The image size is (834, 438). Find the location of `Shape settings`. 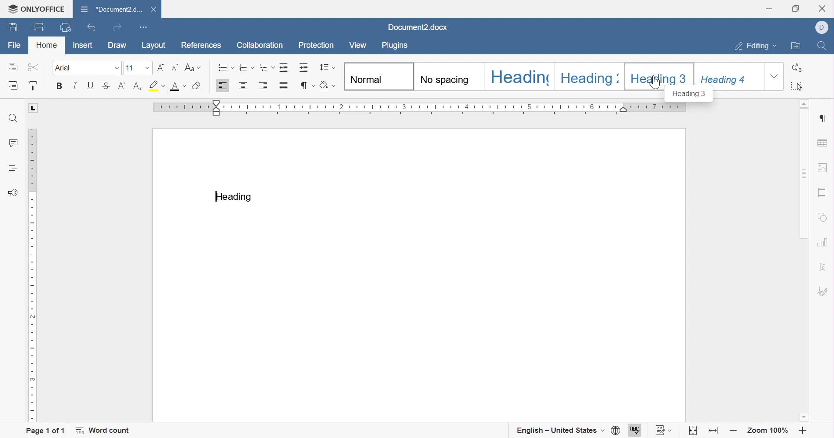

Shape settings is located at coordinates (824, 217).